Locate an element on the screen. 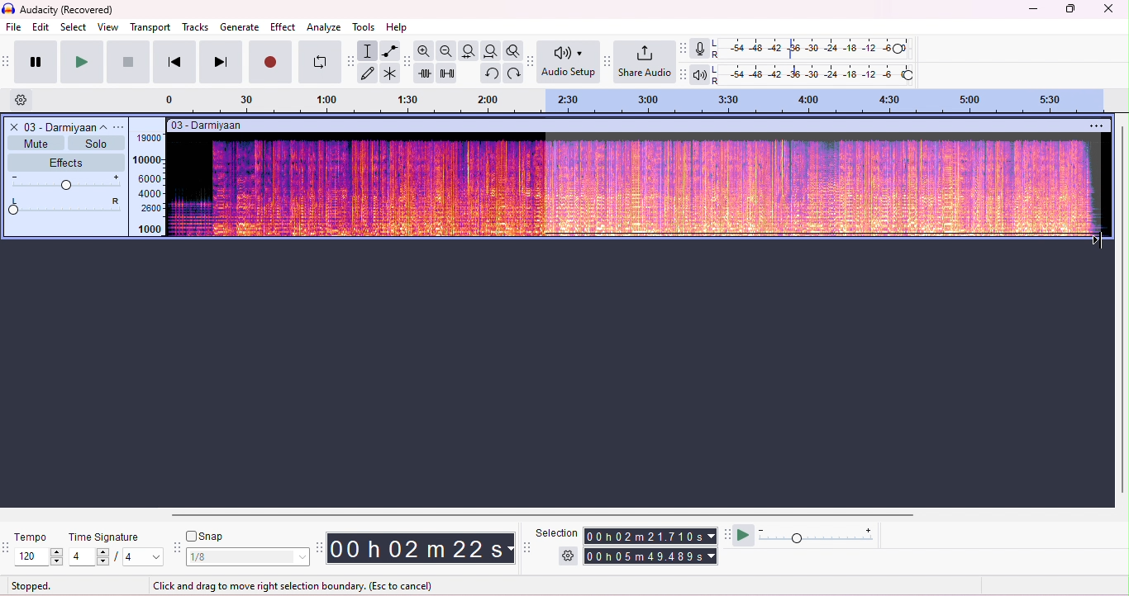 This screenshot has height=596, width=1129. options is located at coordinates (1098, 125).